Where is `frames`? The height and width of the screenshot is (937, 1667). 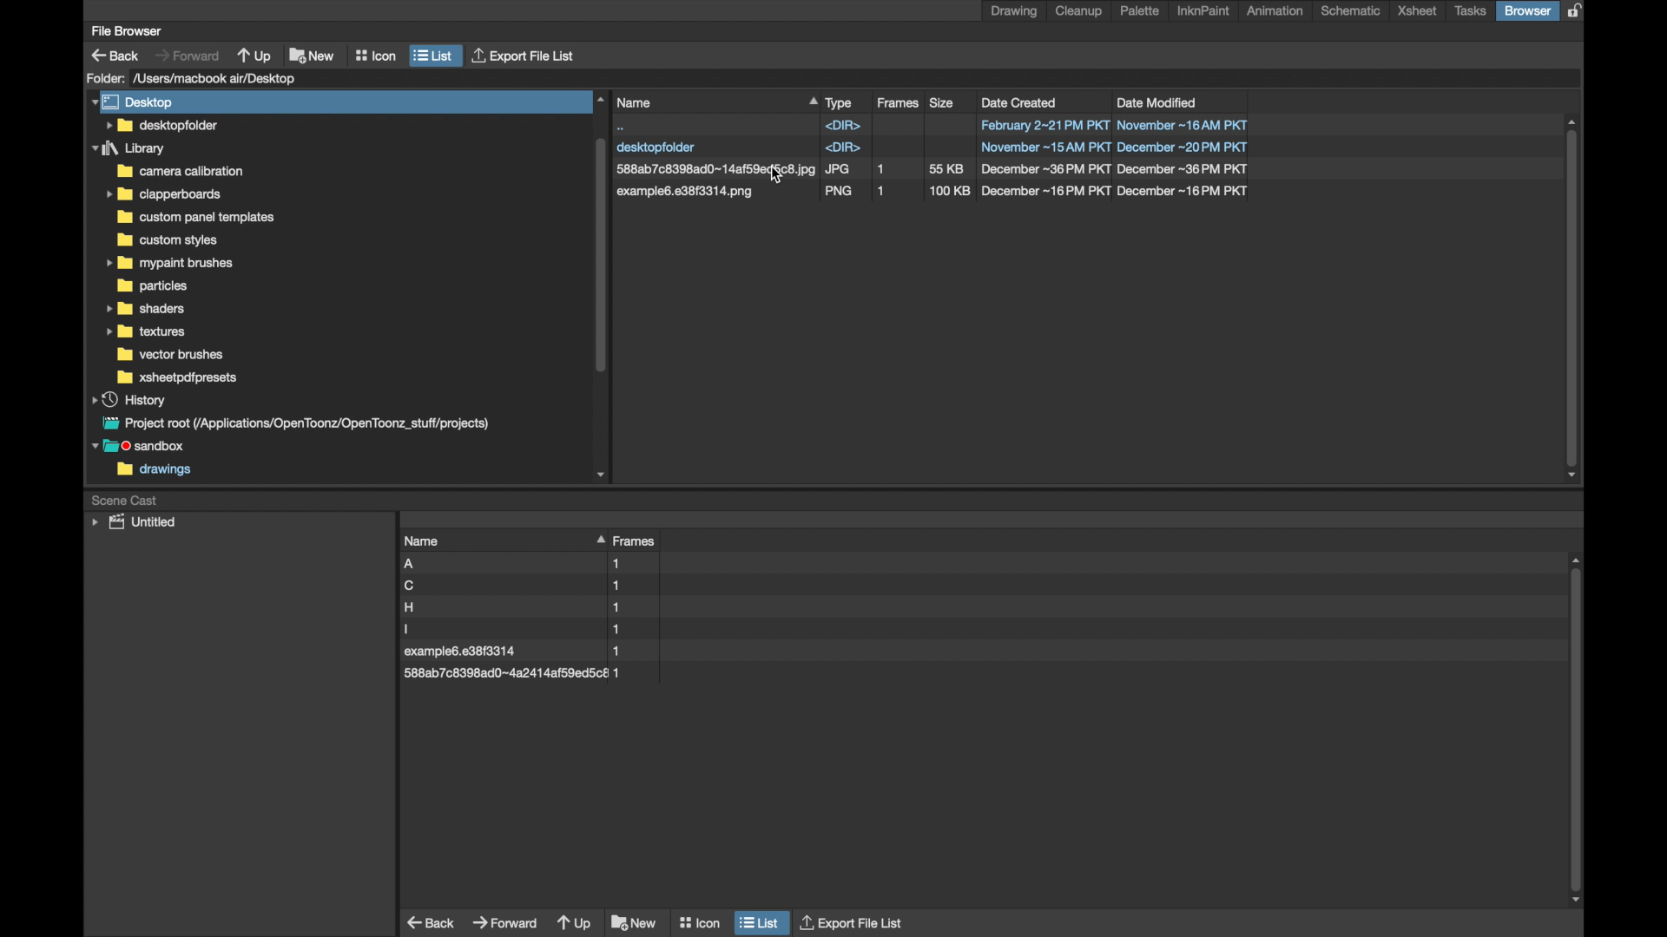
frames is located at coordinates (899, 103).